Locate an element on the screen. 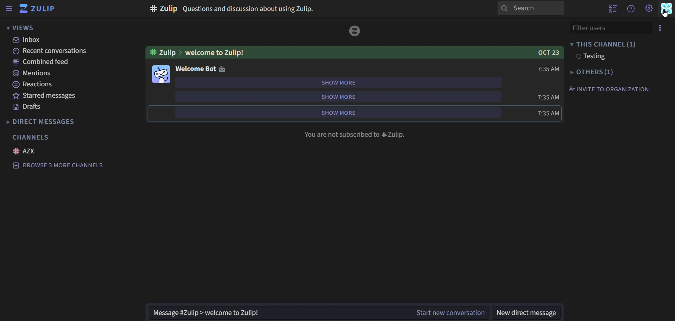 The height and width of the screenshot is (321, 675). search  is located at coordinates (530, 9).